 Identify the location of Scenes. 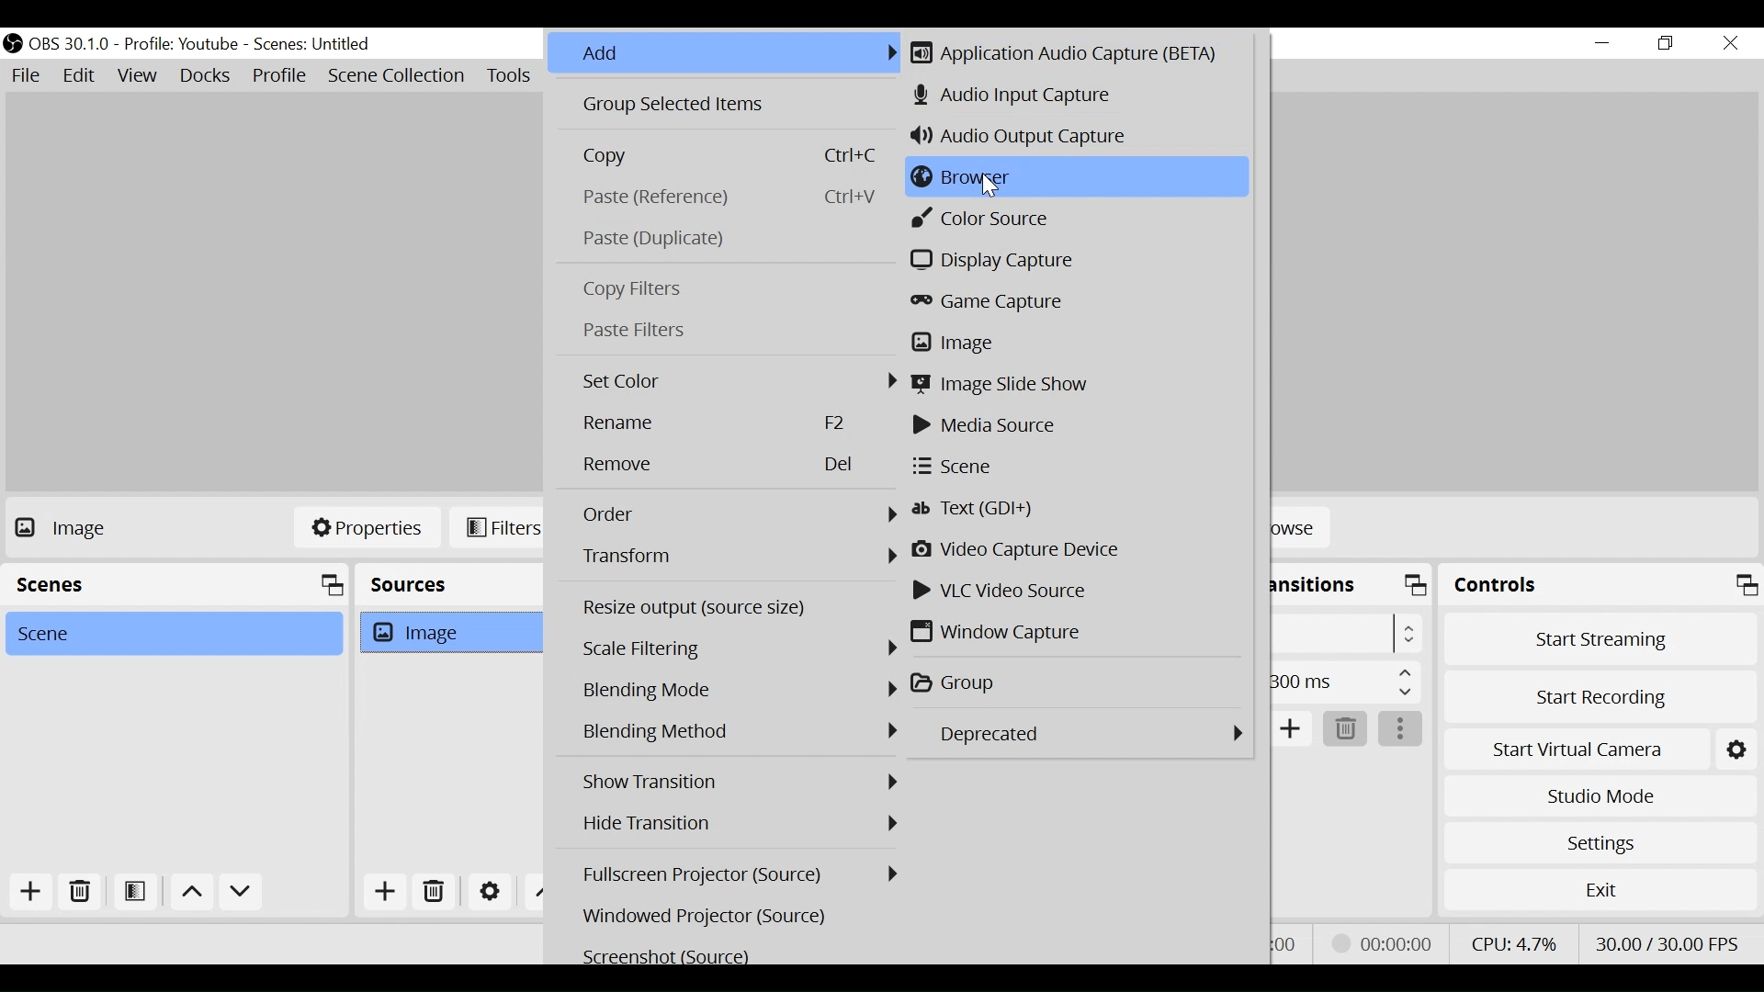
(176, 586).